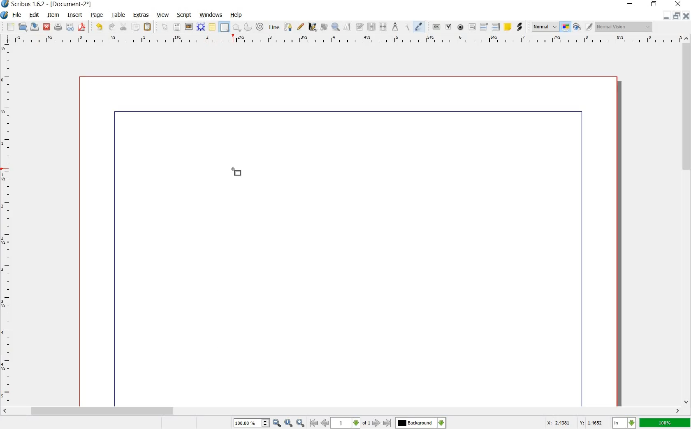 This screenshot has height=429, width=691. What do you see at coordinates (629, 4) in the screenshot?
I see `MINIMIZE` at bounding box center [629, 4].